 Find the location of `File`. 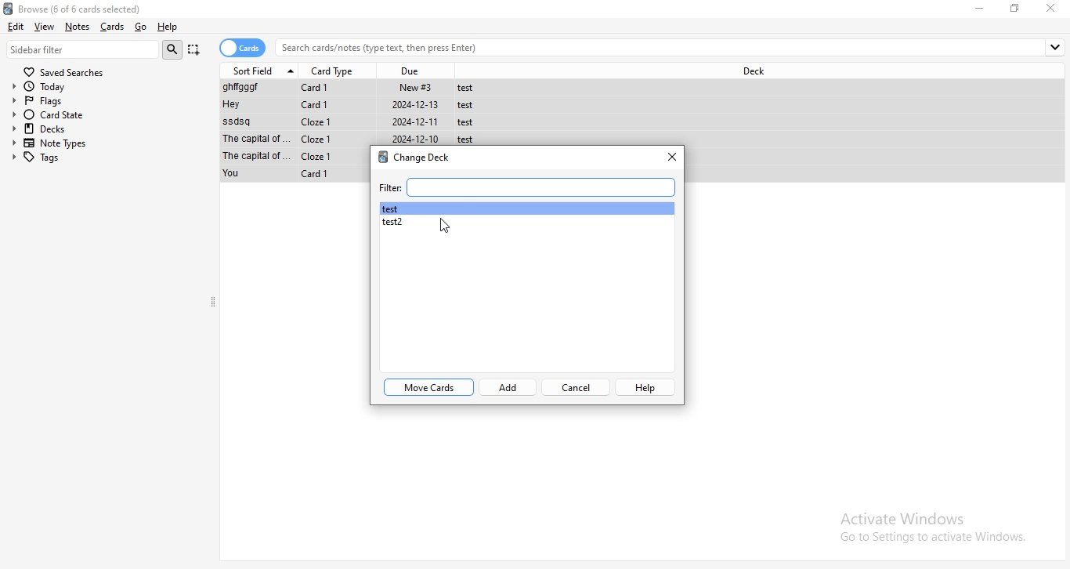

File is located at coordinates (356, 106).